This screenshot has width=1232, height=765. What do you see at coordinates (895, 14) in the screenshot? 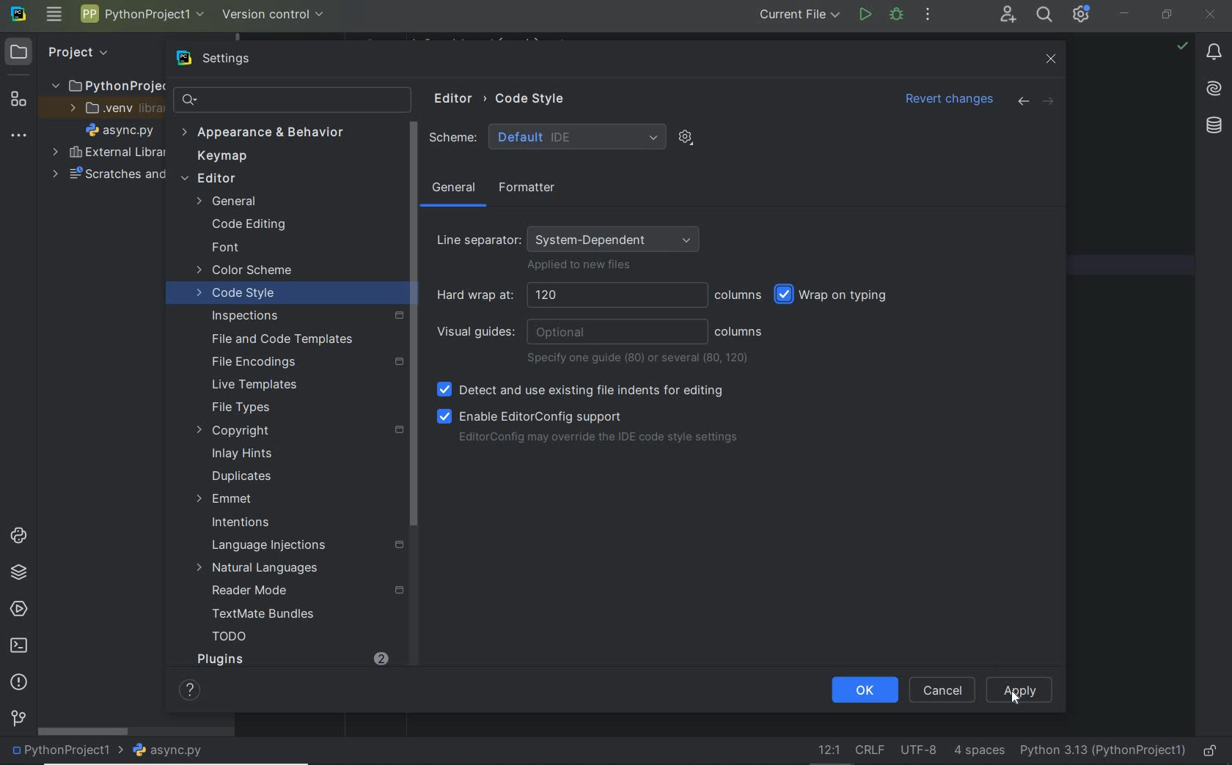
I see `bug` at bounding box center [895, 14].